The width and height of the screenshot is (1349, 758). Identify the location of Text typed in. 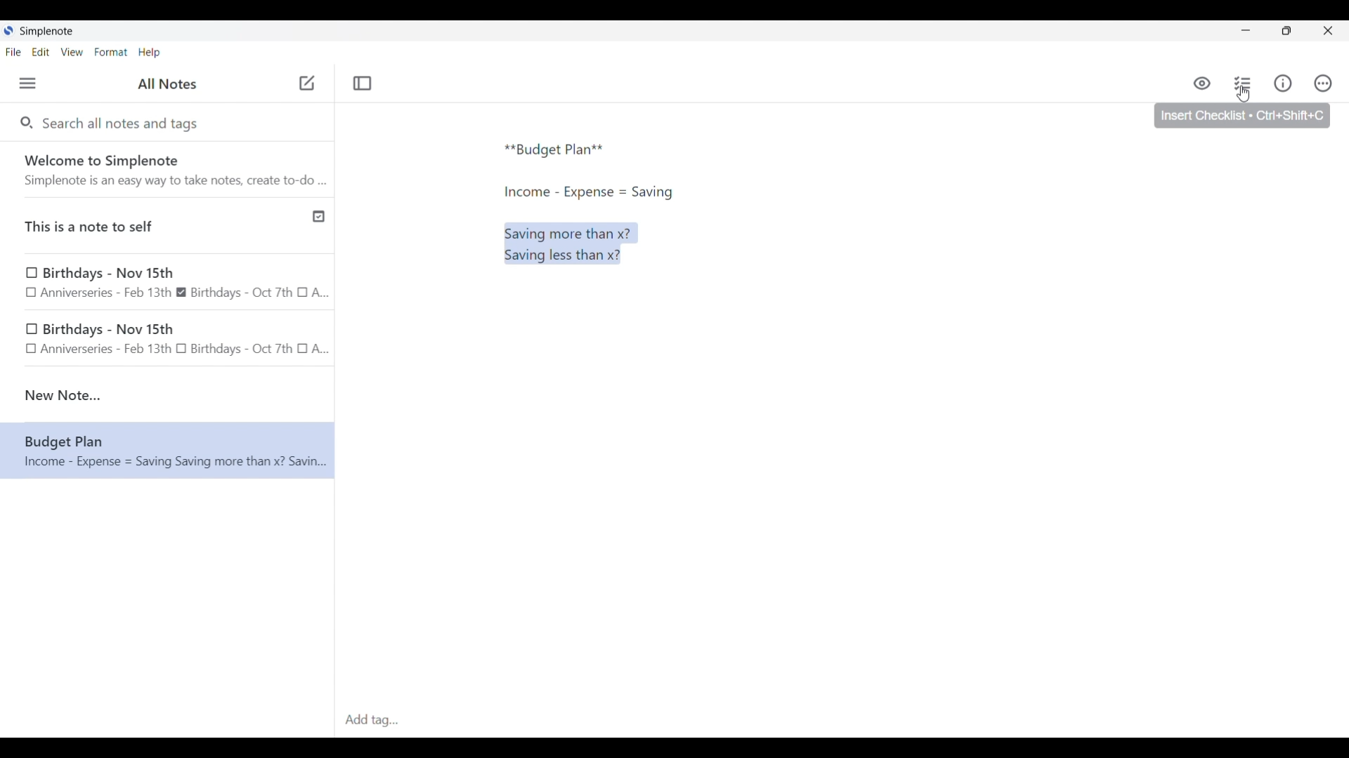
(554, 150).